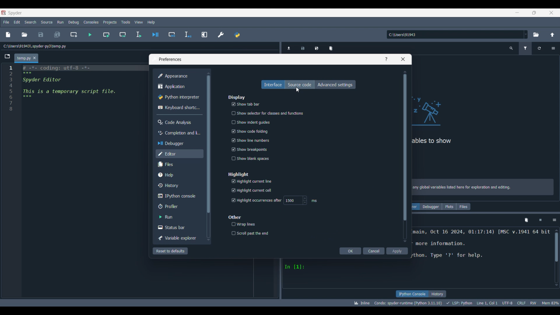 Image resolution: width=560 pixels, height=315 pixels. Describe the element at coordinates (170, 251) in the screenshot. I see `Reset to defaults` at that location.